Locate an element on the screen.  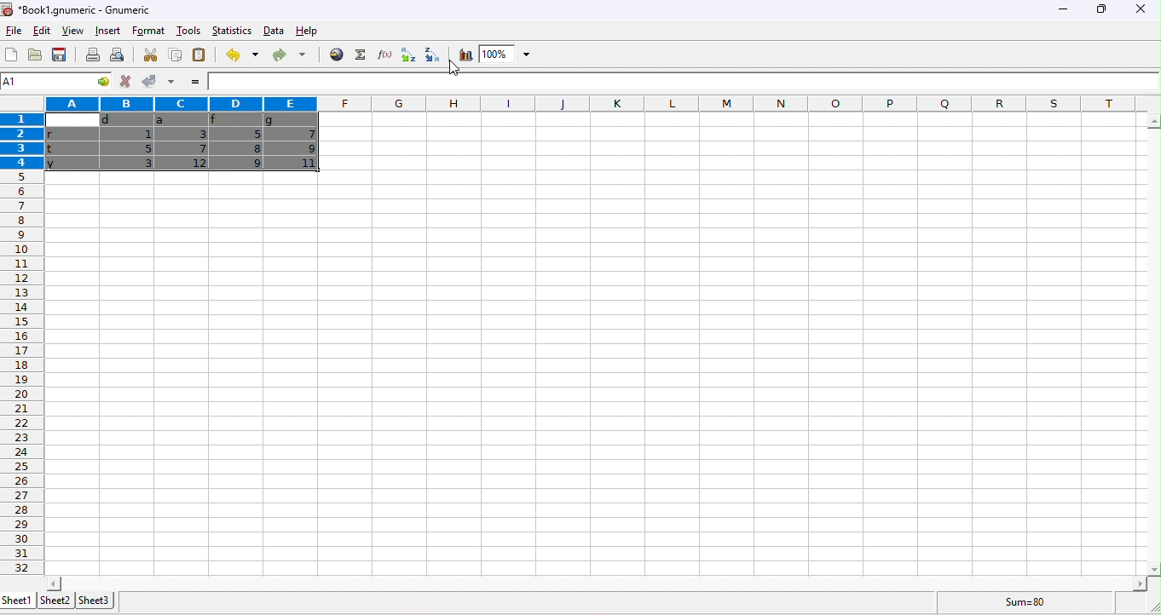
open is located at coordinates (37, 55).